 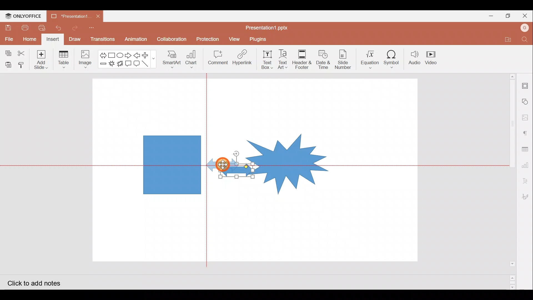 What do you see at coordinates (526, 134) in the screenshot?
I see `Paragraph settings` at bounding box center [526, 134].